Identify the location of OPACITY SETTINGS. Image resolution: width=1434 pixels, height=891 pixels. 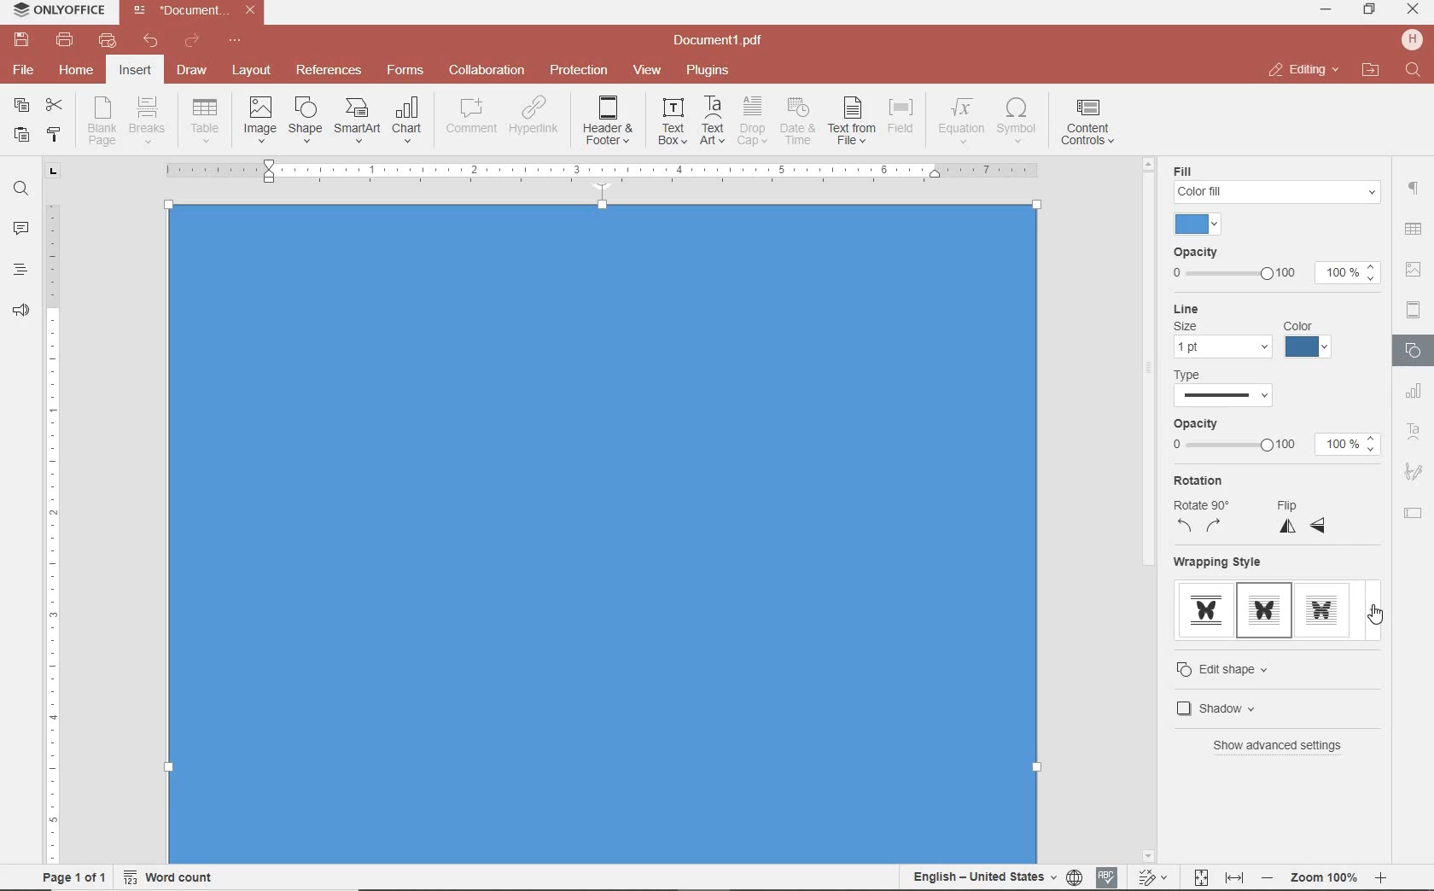
(1275, 266).